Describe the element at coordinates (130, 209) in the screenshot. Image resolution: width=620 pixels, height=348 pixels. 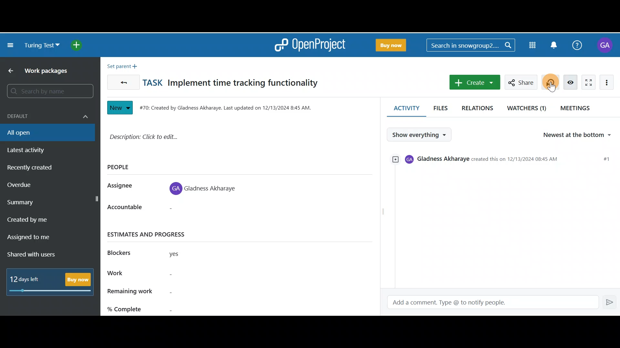
I see `Accountable` at that location.